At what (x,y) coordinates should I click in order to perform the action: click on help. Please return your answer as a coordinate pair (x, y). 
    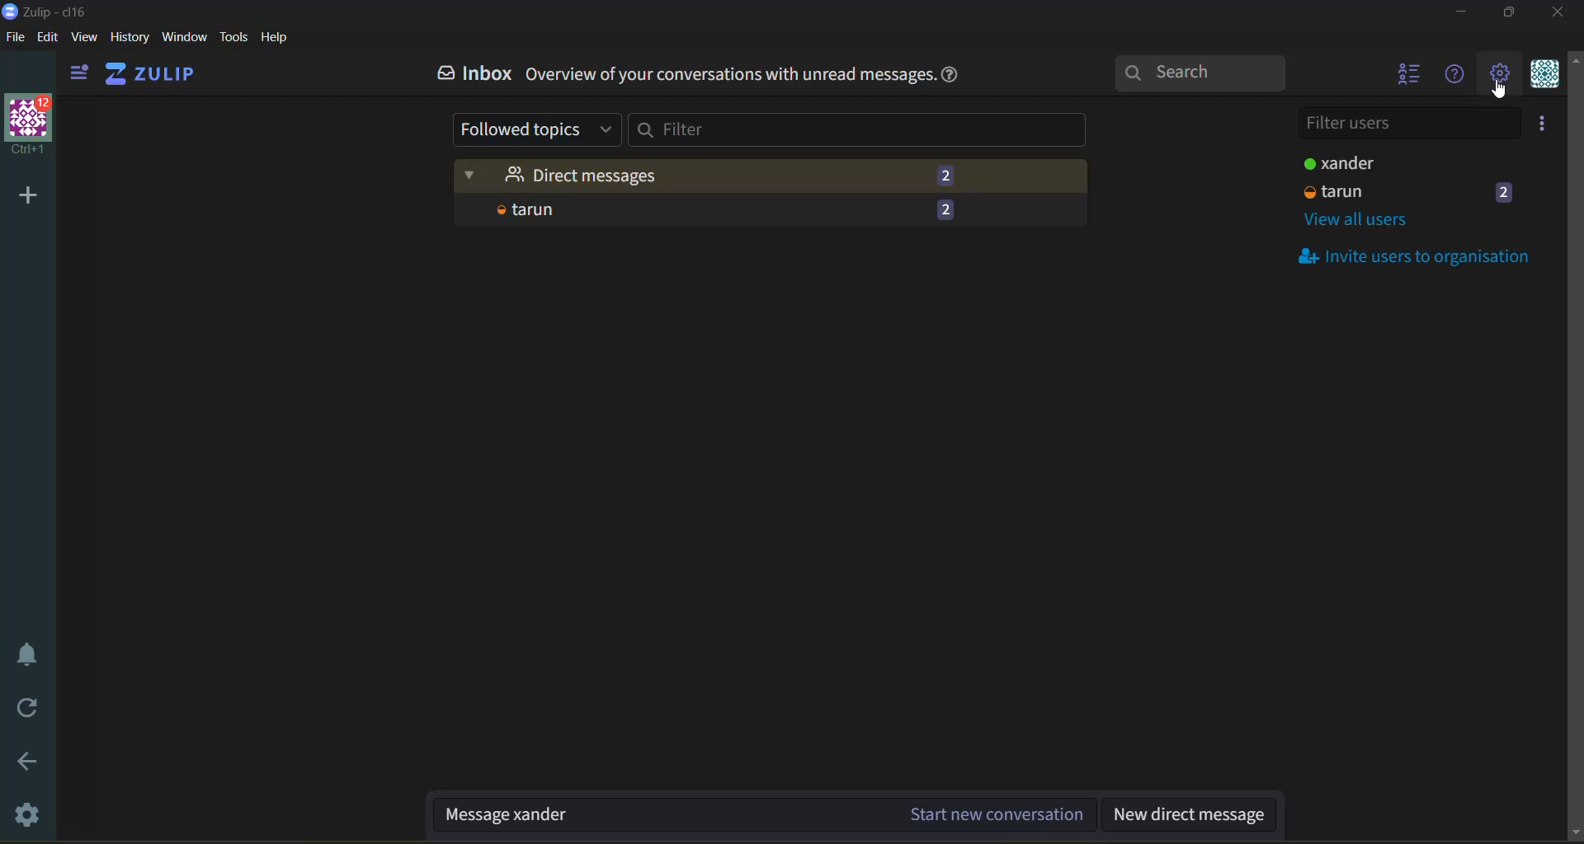
    Looking at the image, I should click on (953, 76).